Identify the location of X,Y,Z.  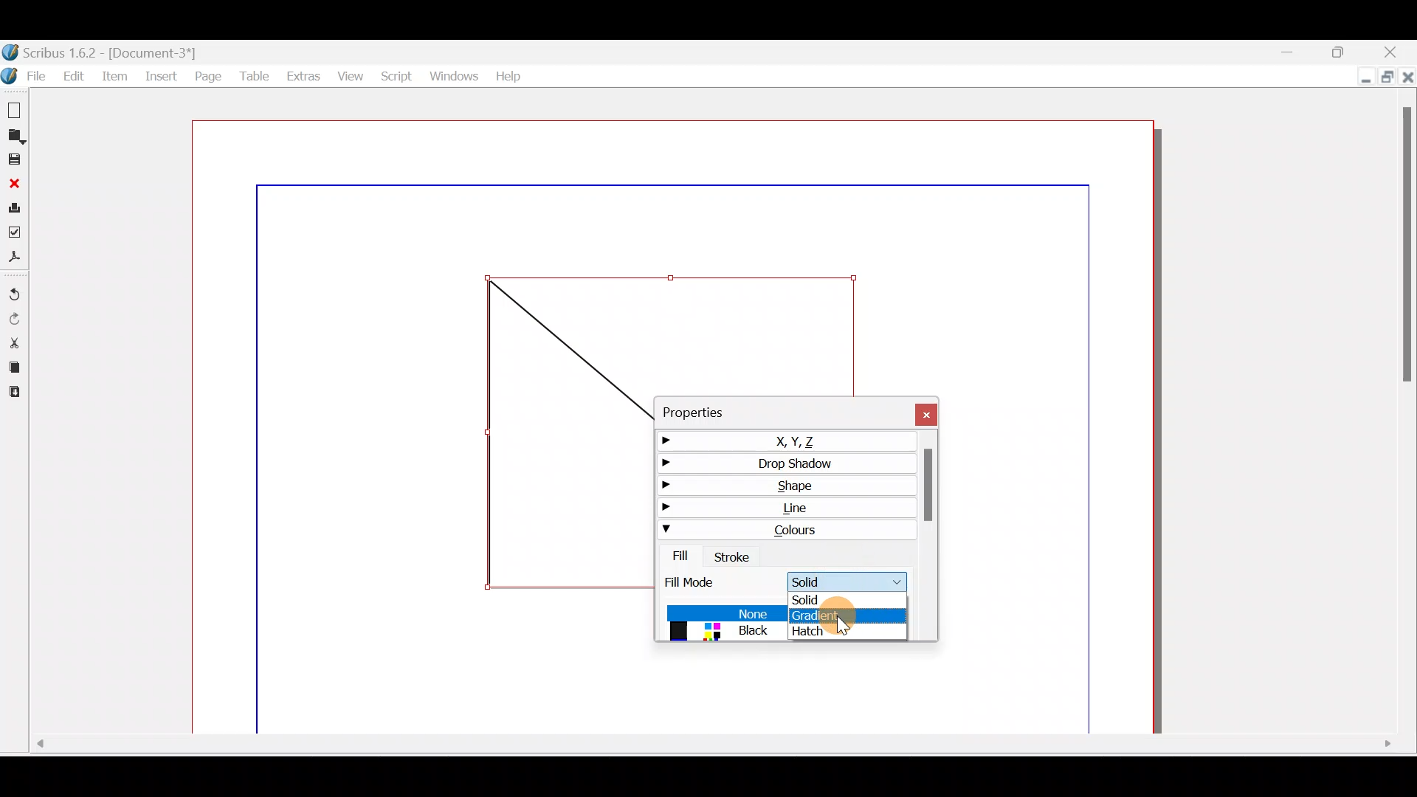
(778, 438).